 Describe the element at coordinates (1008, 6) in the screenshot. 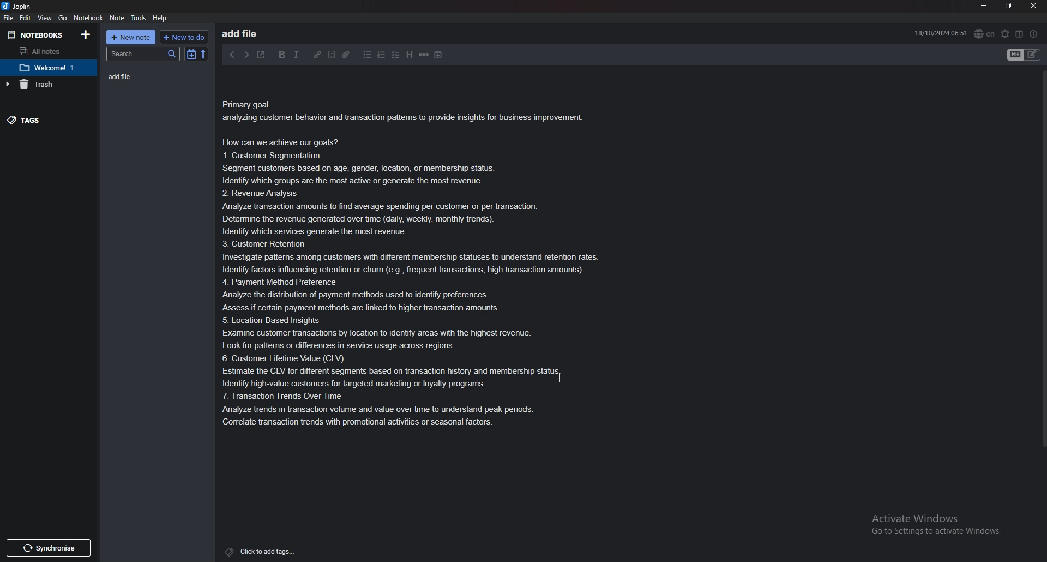

I see `Resize` at that location.